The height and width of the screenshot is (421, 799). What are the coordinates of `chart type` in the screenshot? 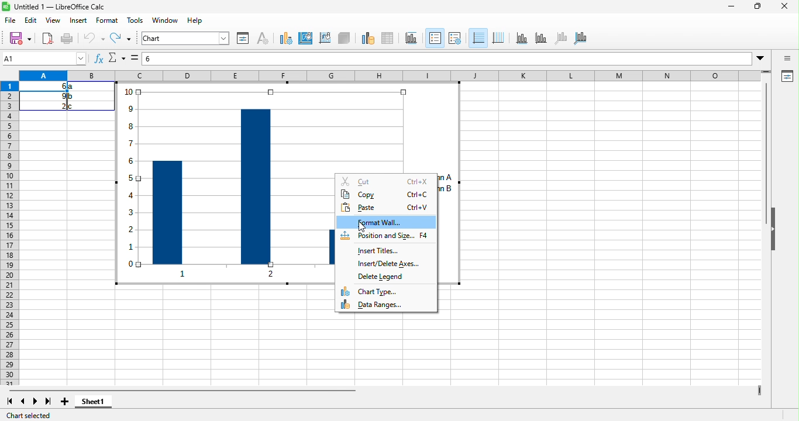 It's located at (372, 291).